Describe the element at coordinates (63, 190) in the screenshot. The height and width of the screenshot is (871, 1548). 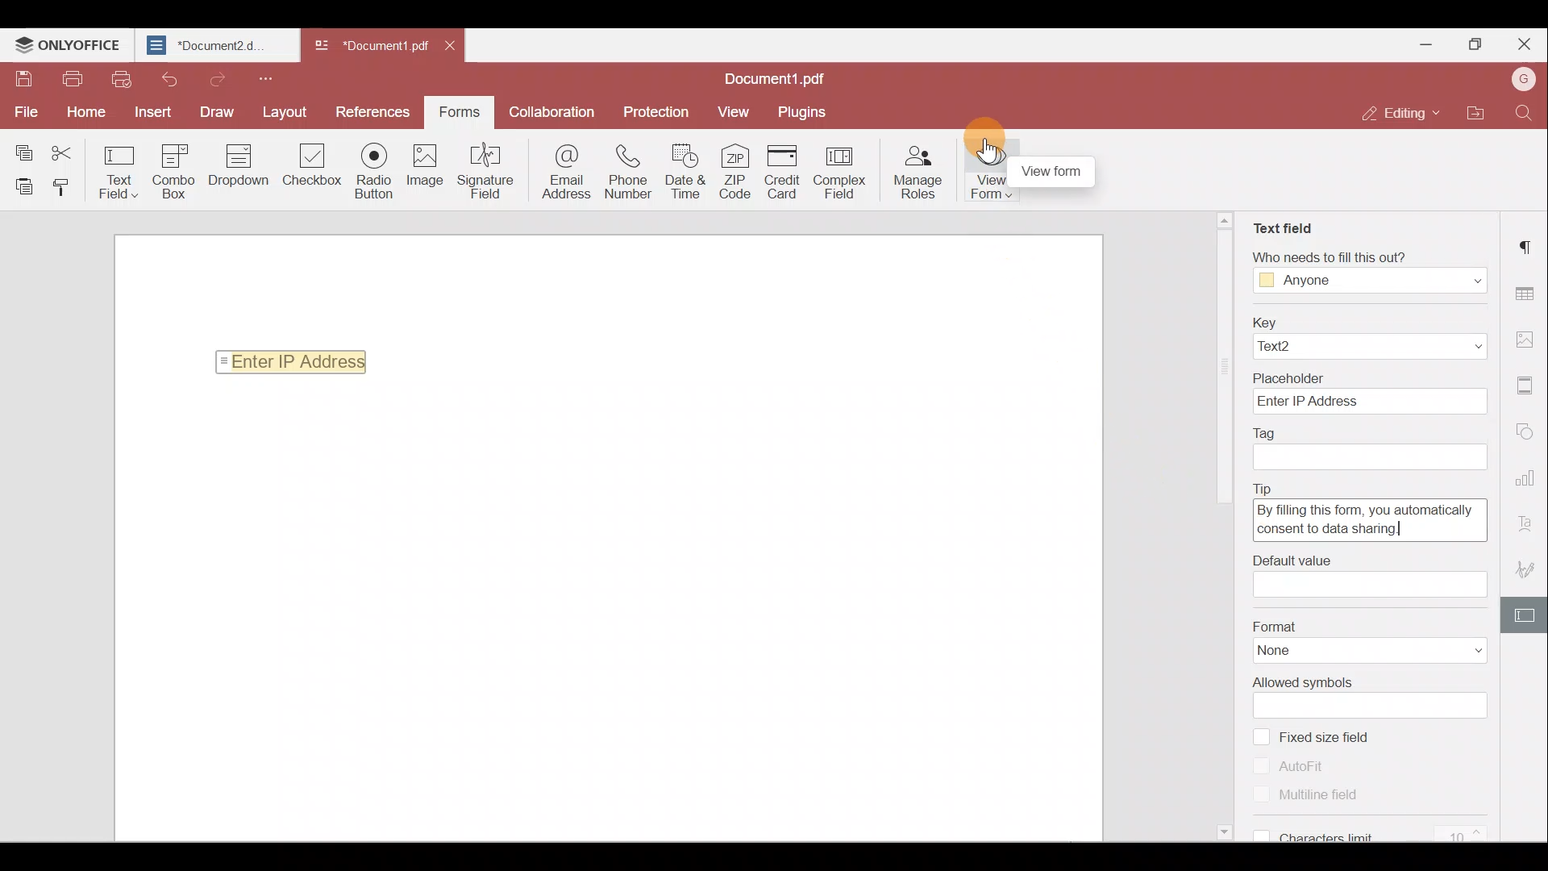
I see `Copy style` at that location.